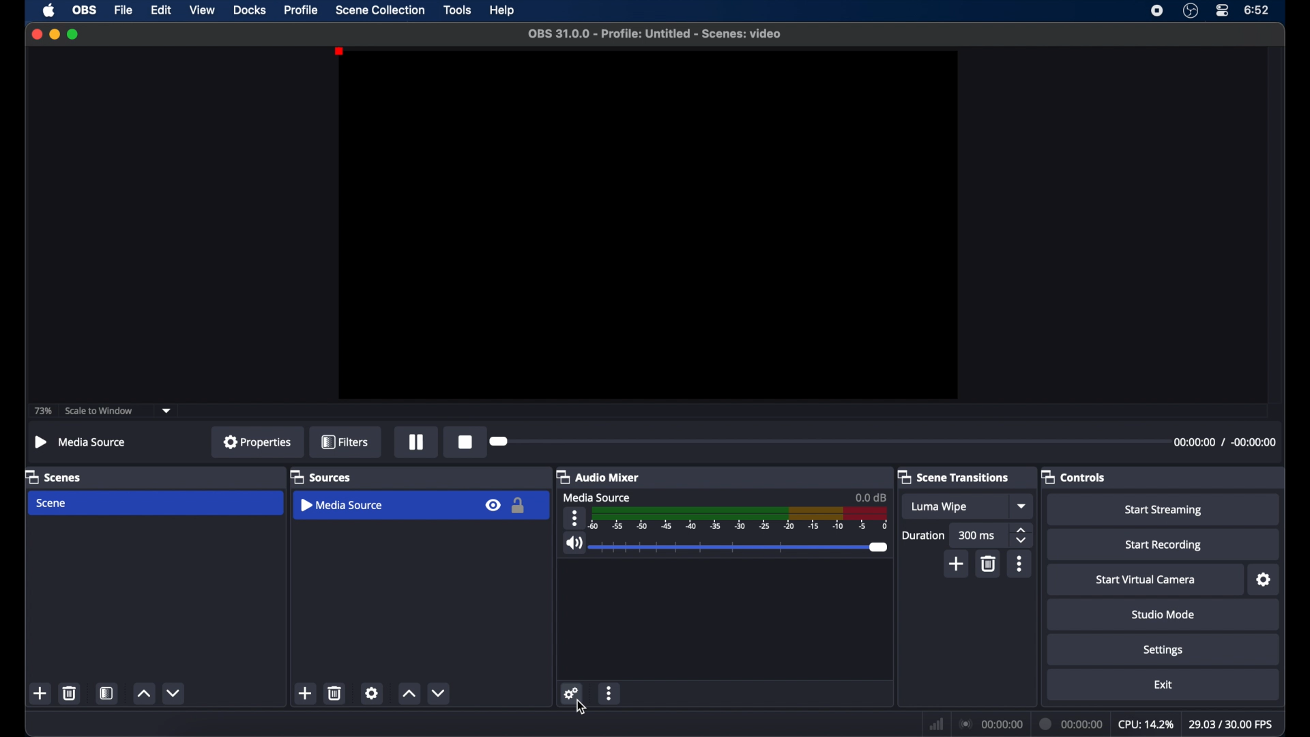 This screenshot has width=1310, height=737. What do you see at coordinates (48, 10) in the screenshot?
I see `apple icon` at bounding box center [48, 10].